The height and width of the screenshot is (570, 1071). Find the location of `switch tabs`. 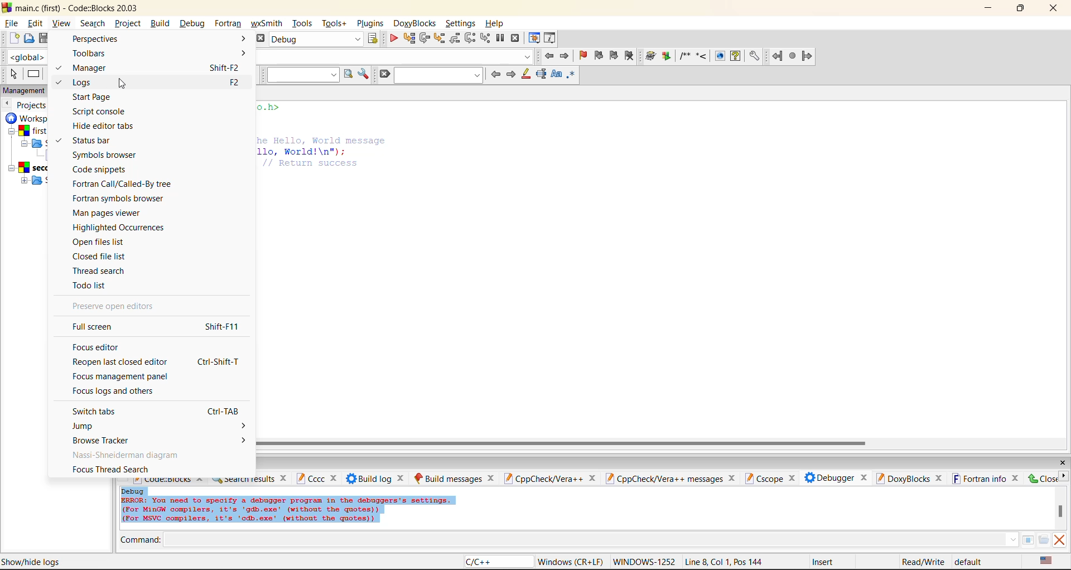

switch tabs is located at coordinates (94, 411).